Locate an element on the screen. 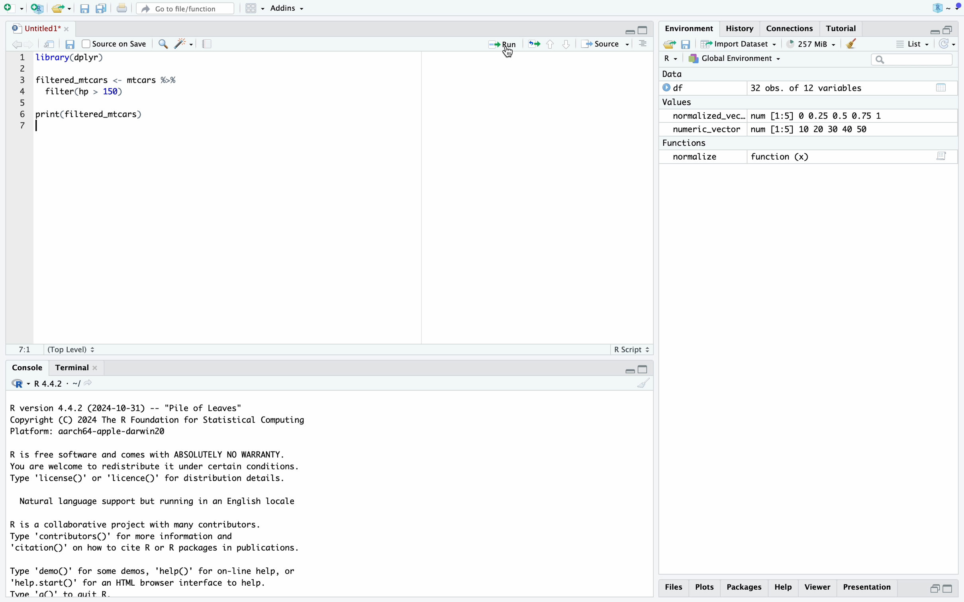  Run current file is located at coordinates (502, 45).